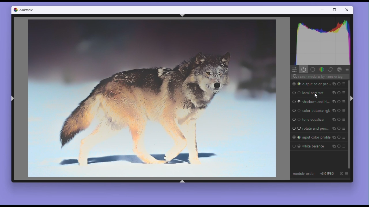  Describe the element at coordinates (338, 102) in the screenshot. I see `reset parameters` at that location.